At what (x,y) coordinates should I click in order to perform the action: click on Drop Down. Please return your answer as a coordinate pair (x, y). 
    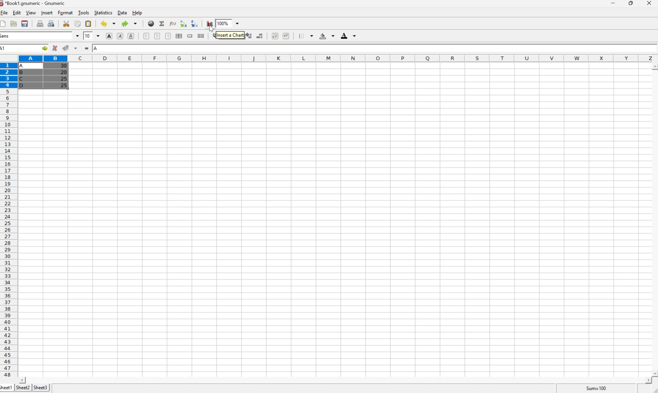
    Looking at the image, I should click on (77, 36).